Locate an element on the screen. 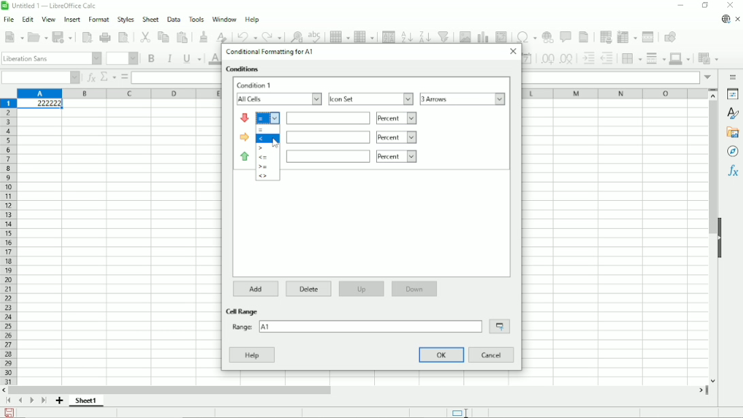 This screenshot has height=418, width=743. = is located at coordinates (262, 129).